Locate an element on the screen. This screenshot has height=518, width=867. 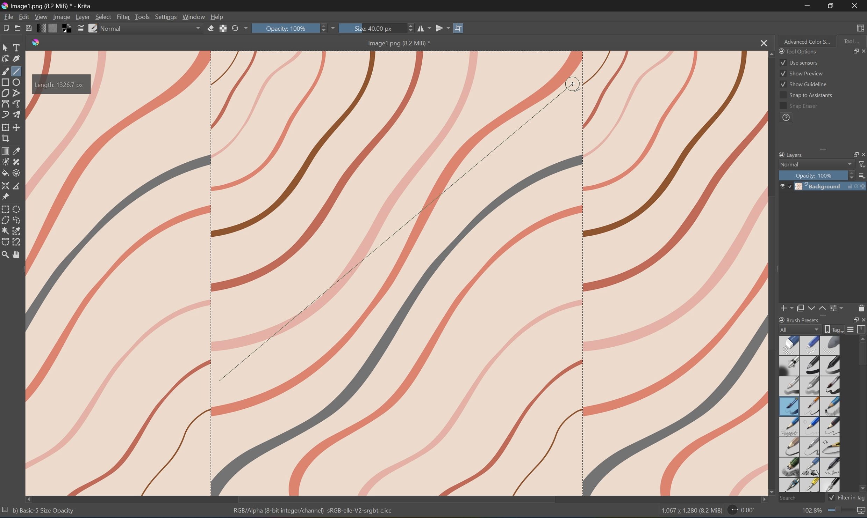
Scroll Right is located at coordinates (862, 143).